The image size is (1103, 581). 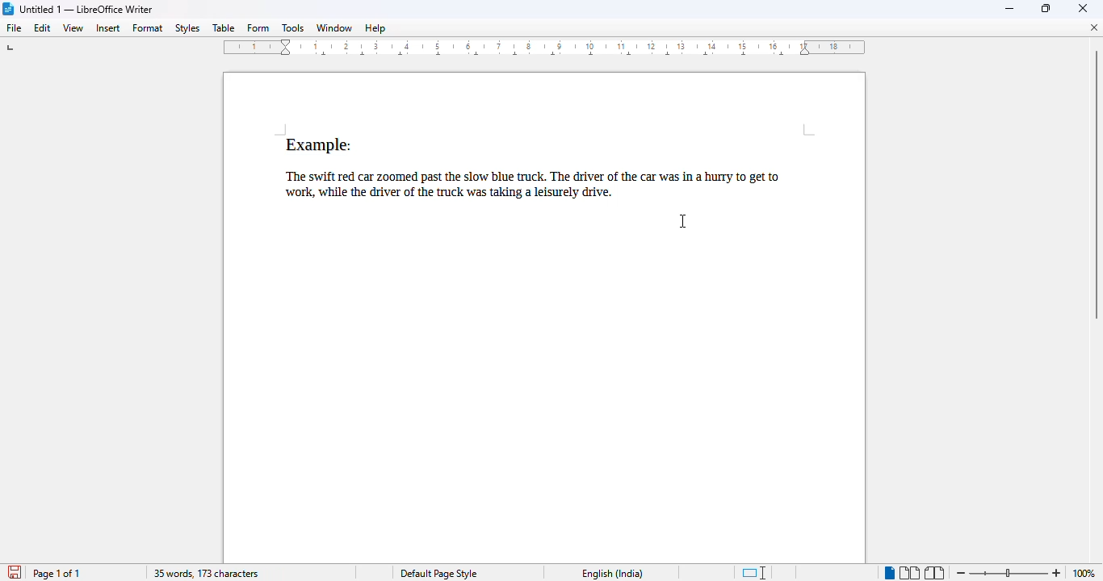 What do you see at coordinates (545, 182) in the screenshot?
I see ` The swift red car zoomed past the slow blue truck. The driver of the car was in a hurry to get to work, while the driver of the truck was taking a leisurely drive.` at bounding box center [545, 182].